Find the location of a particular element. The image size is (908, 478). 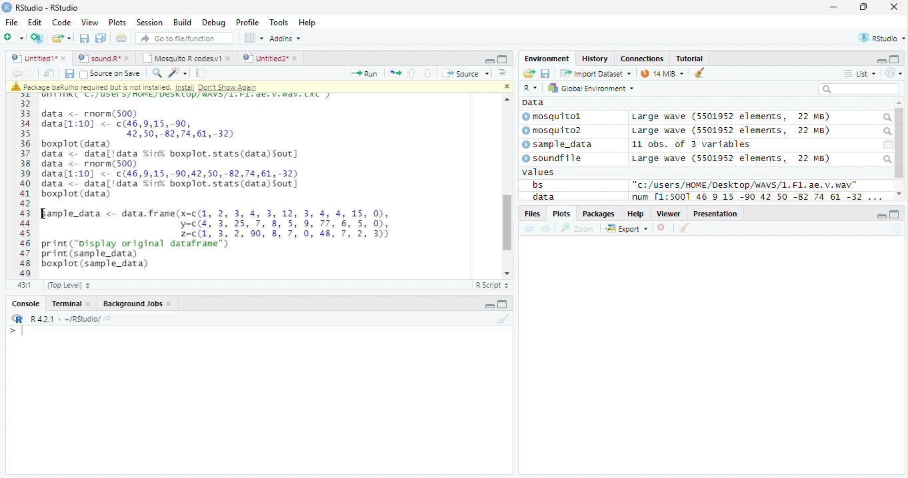

Connections is located at coordinates (643, 58).